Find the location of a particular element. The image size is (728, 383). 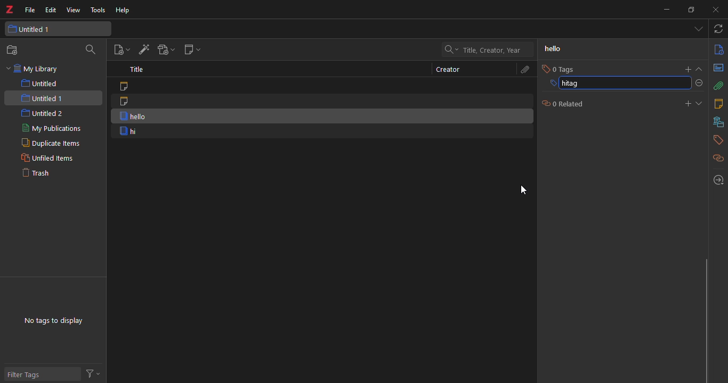

add attach is located at coordinates (166, 49).